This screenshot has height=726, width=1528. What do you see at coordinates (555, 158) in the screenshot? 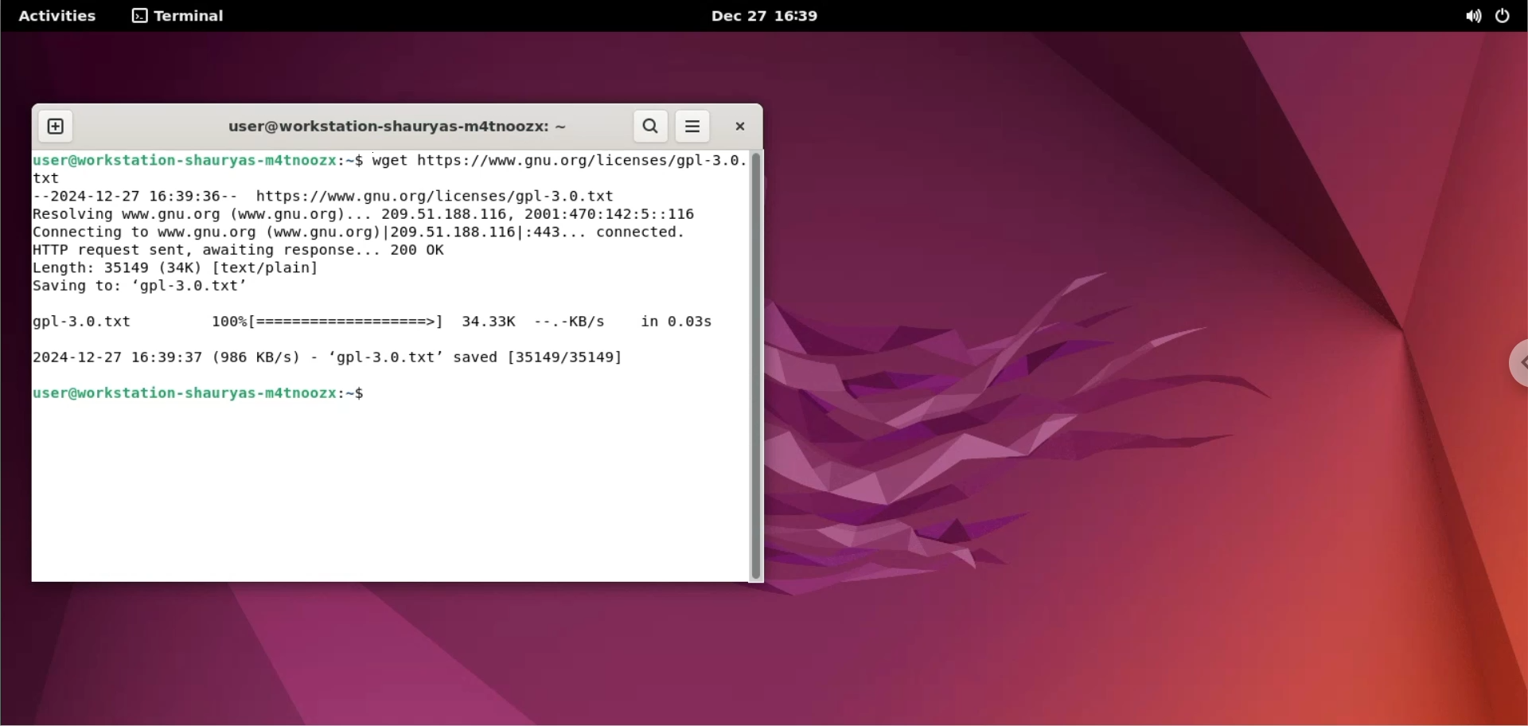
I see `wget https://www.gnu.org/licenses/gpl-3.0.` at bounding box center [555, 158].